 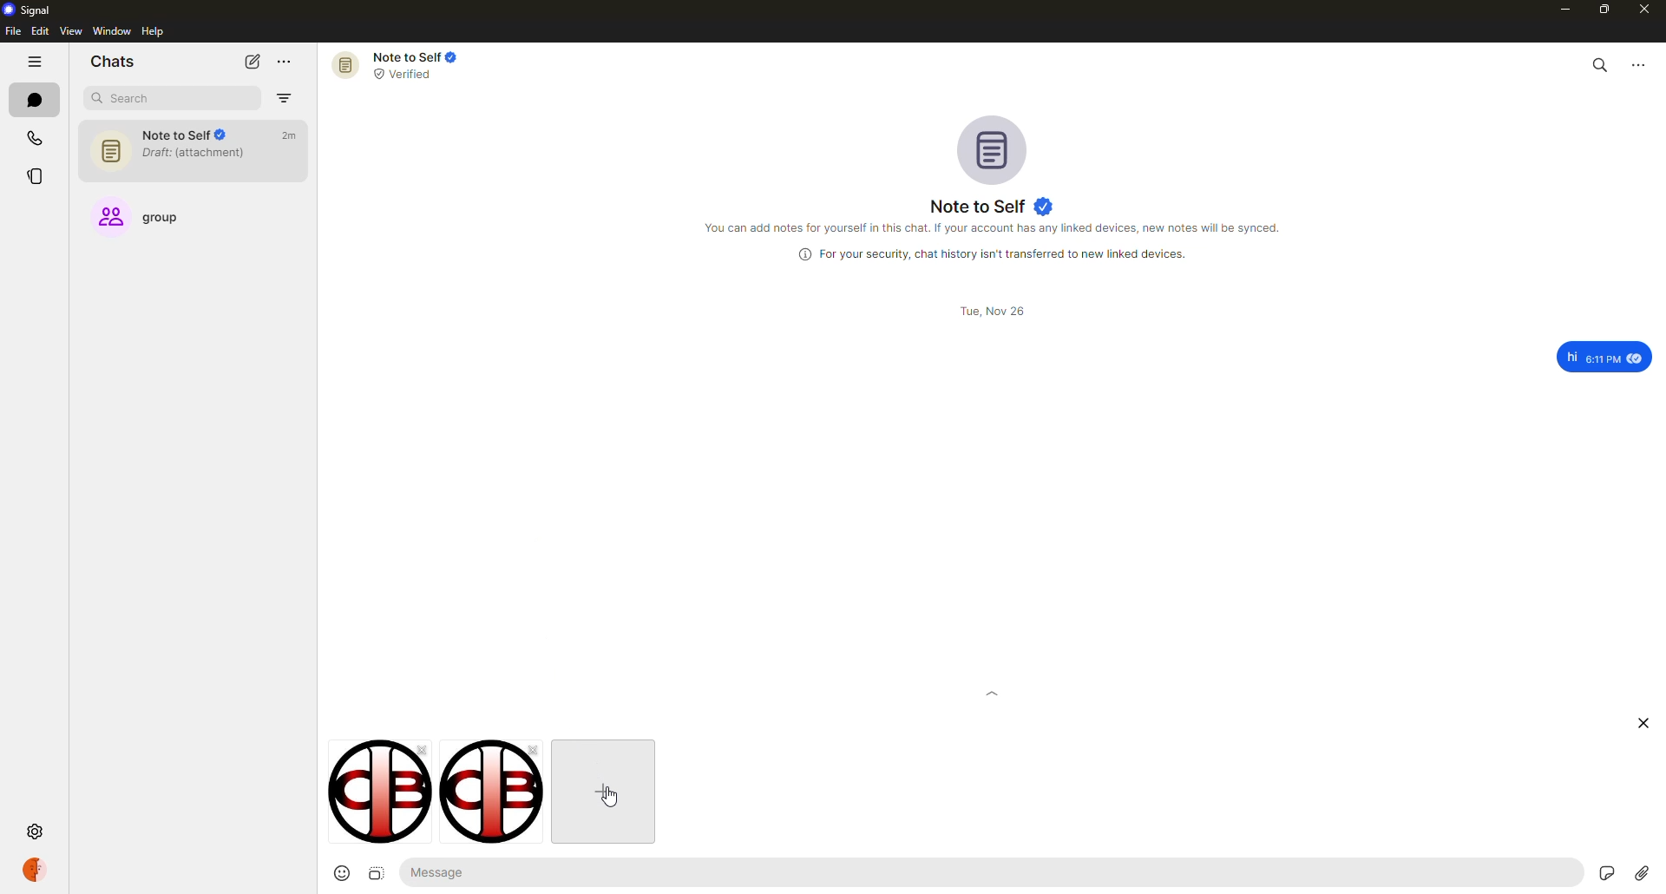 What do you see at coordinates (376, 873) in the screenshot?
I see `image` at bounding box center [376, 873].